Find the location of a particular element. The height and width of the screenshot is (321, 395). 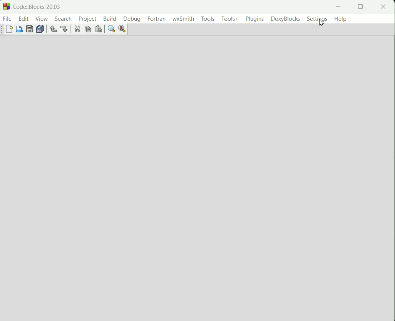

copy is located at coordinates (87, 30).